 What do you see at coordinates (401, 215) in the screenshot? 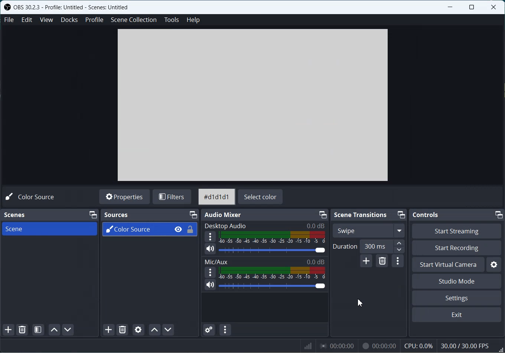
I see `Minimize` at bounding box center [401, 215].